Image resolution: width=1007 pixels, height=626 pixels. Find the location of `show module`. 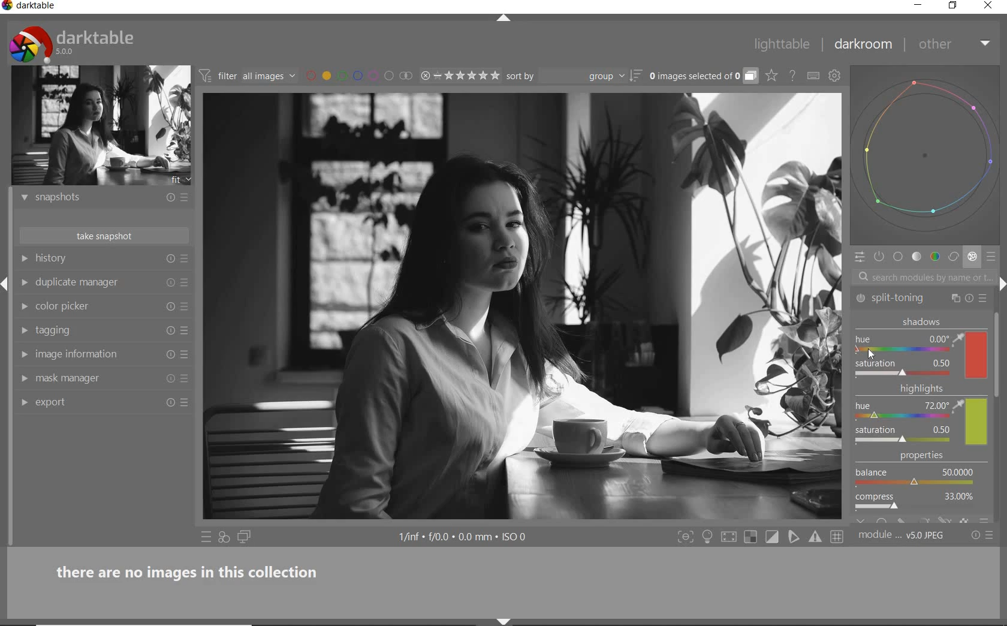

show module is located at coordinates (23, 258).